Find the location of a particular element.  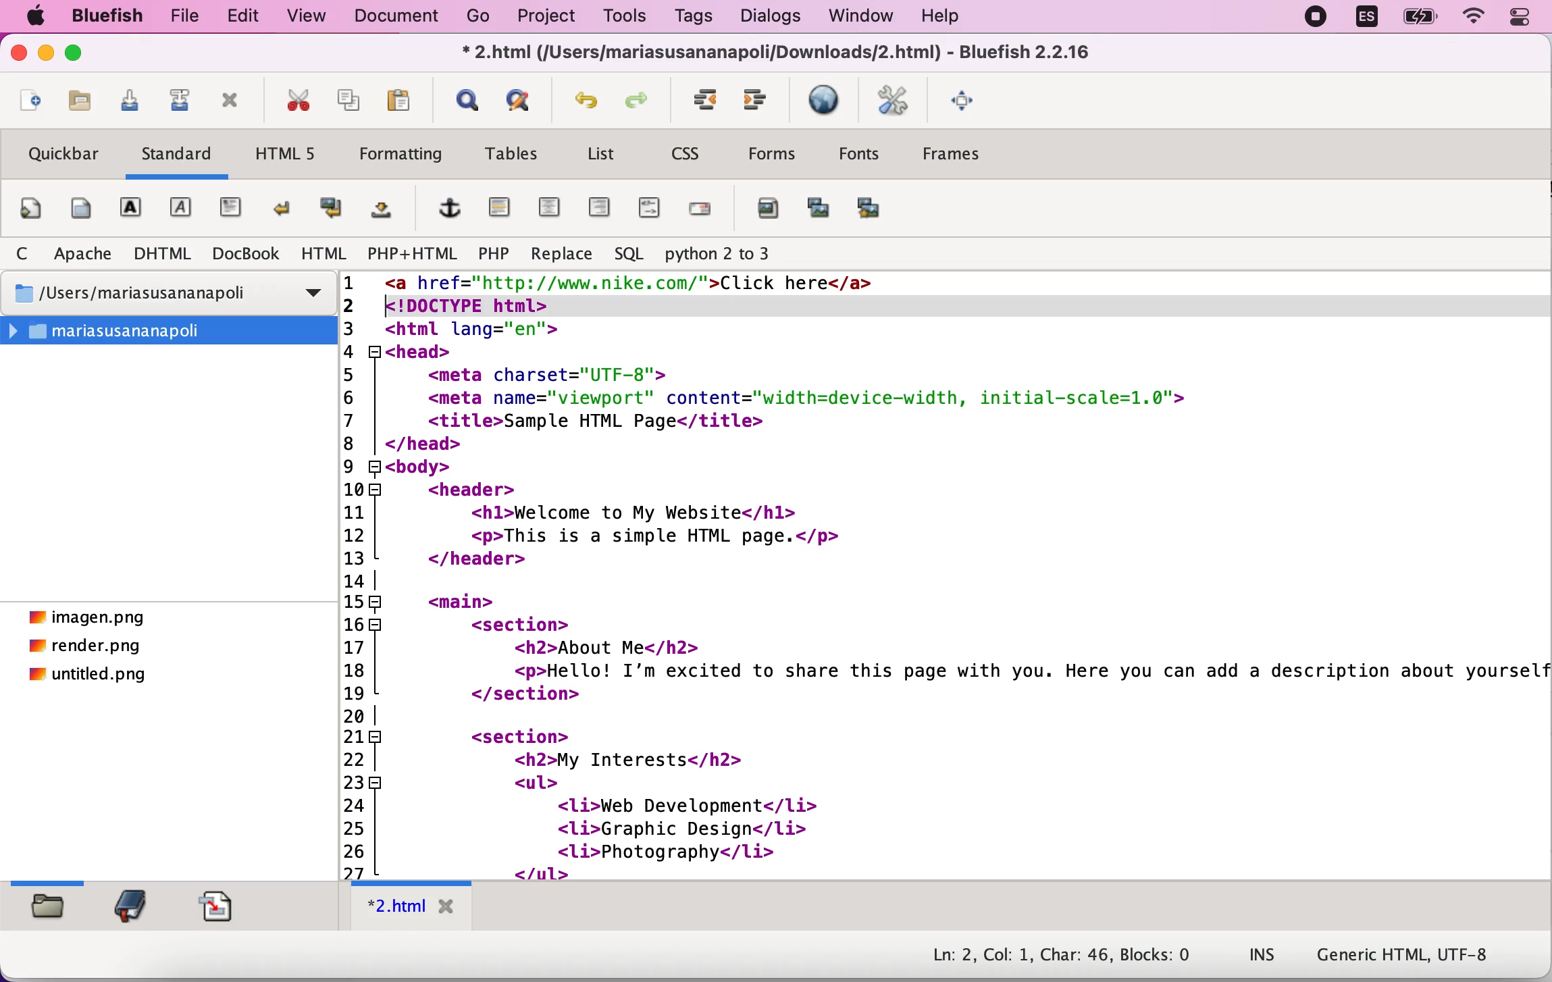

render.png is located at coordinates (87, 648).